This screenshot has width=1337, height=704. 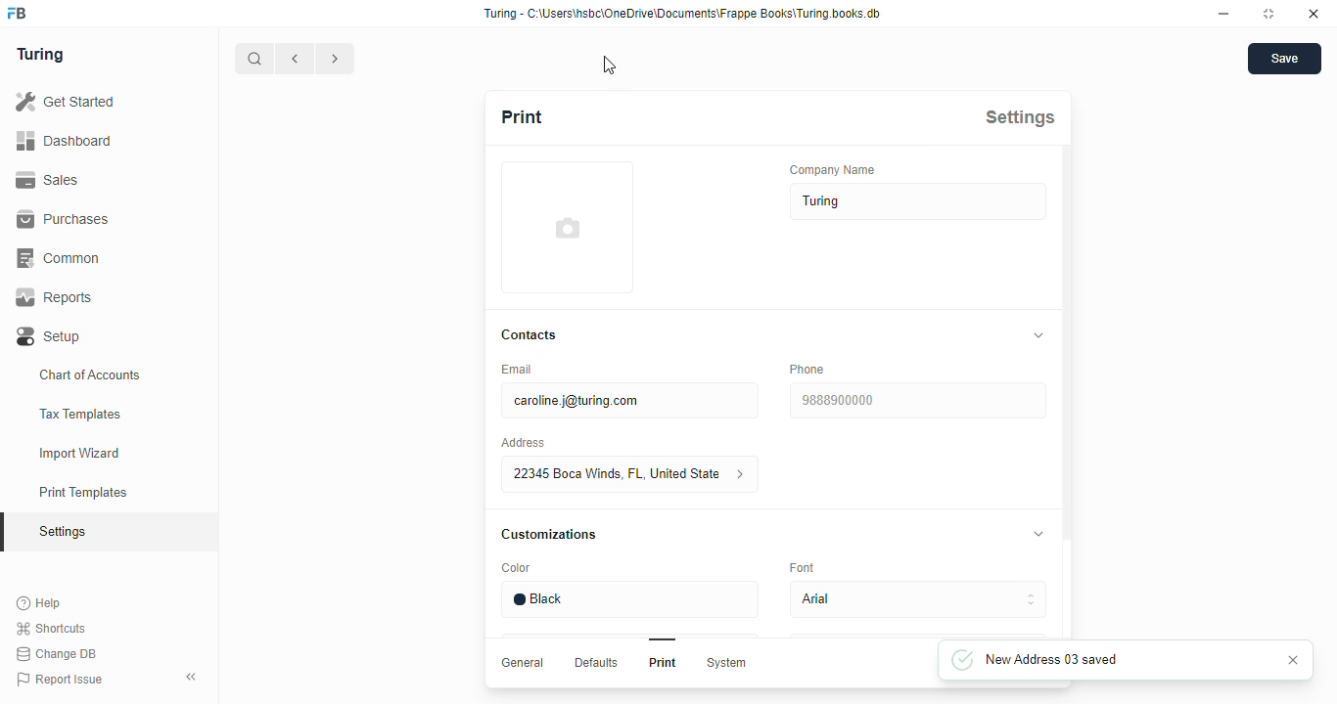 I want to click on toggle expand/collapse, so click(x=1039, y=335).